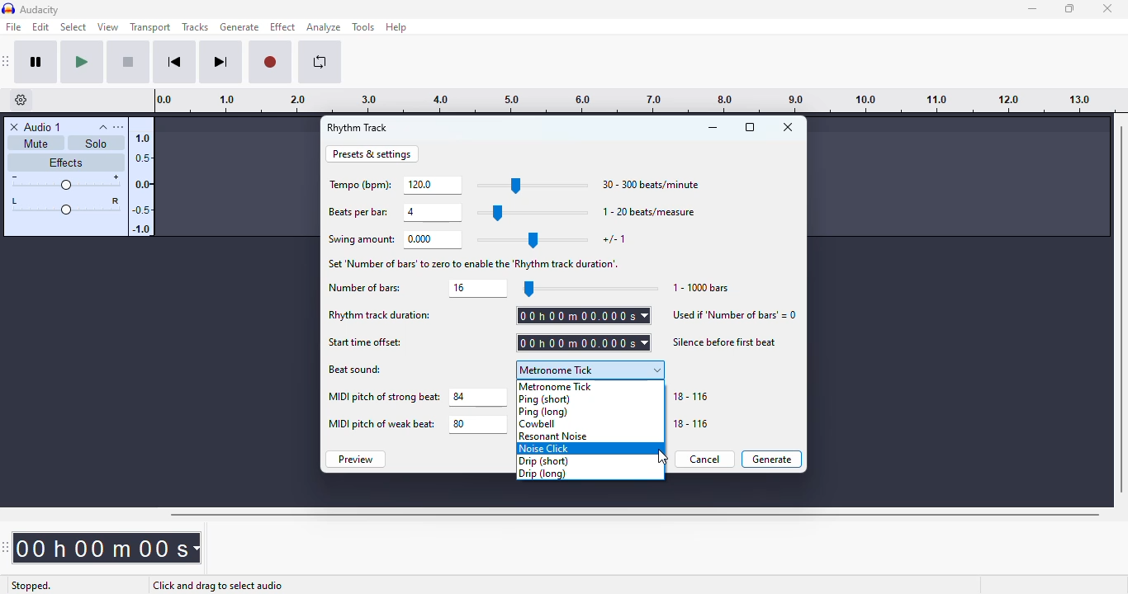 Image resolution: width=1128 pixels, height=594 pixels. What do you see at coordinates (36, 62) in the screenshot?
I see `pause` at bounding box center [36, 62].